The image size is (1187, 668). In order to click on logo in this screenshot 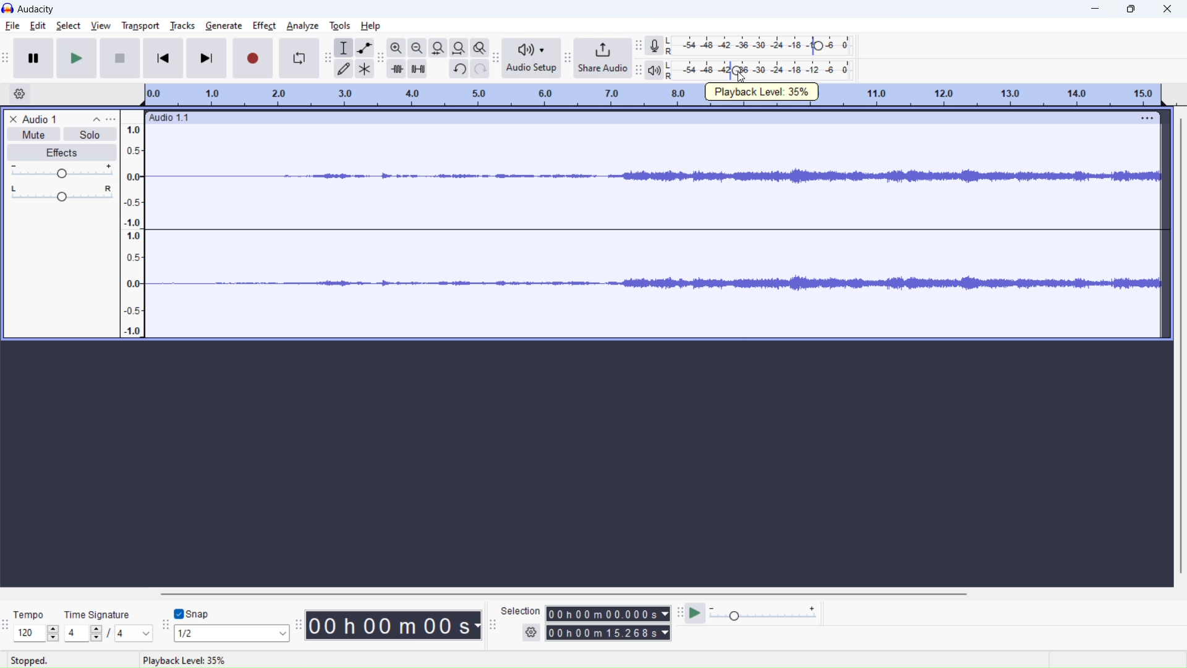, I will do `click(7, 8)`.